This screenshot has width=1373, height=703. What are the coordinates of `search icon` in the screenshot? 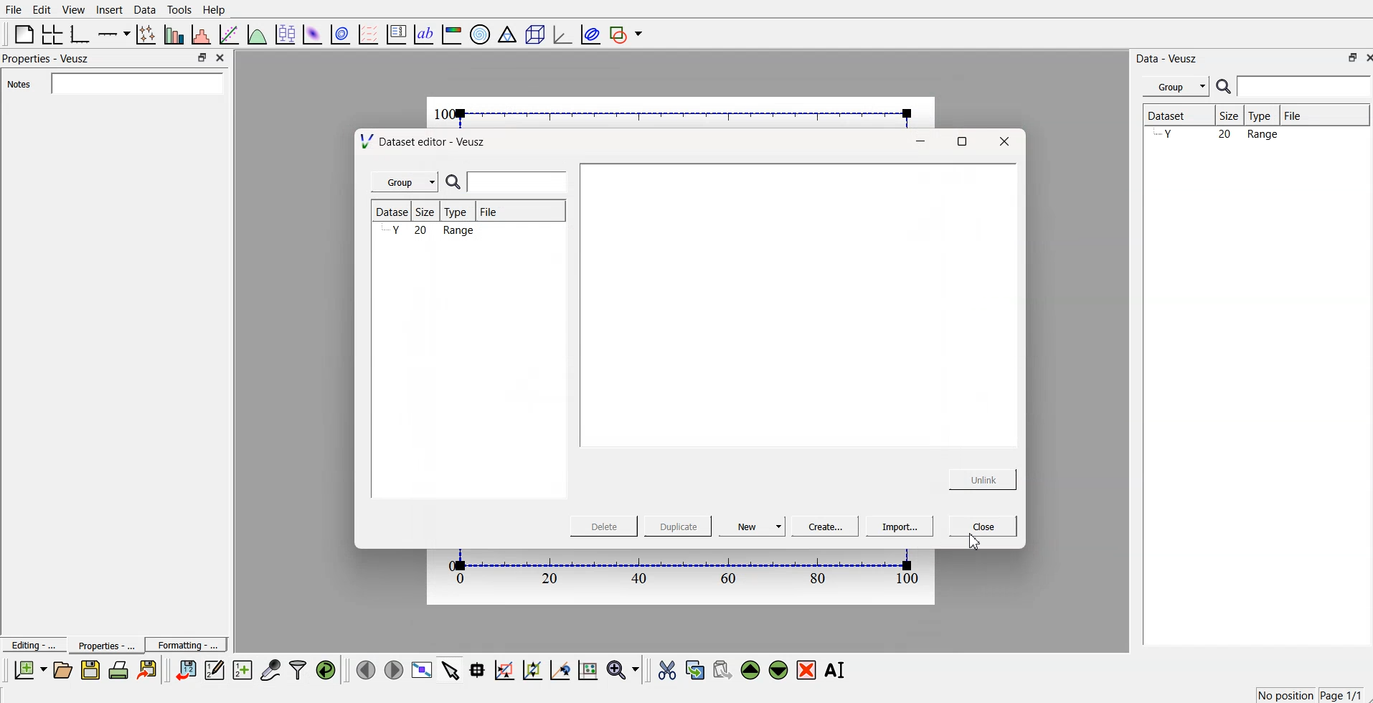 It's located at (455, 181).